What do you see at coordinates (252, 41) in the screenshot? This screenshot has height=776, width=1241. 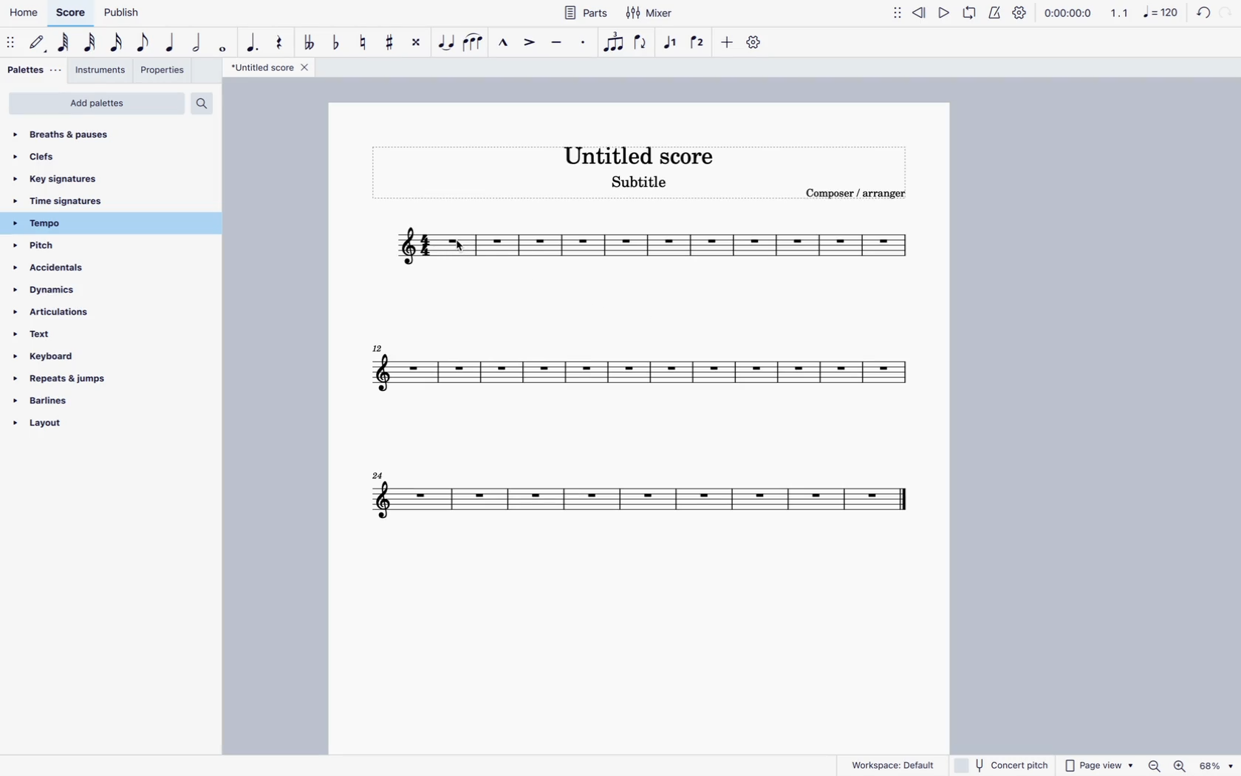 I see `augmentative dot` at bounding box center [252, 41].